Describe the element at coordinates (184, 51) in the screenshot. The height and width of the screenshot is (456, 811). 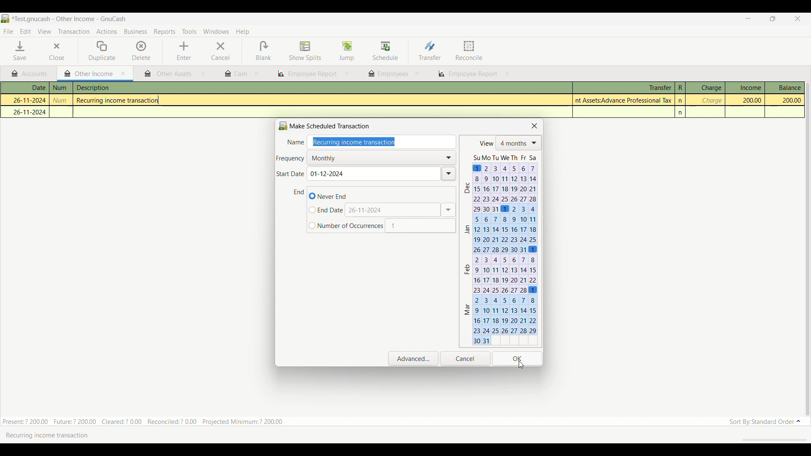
I see `Enter` at that location.